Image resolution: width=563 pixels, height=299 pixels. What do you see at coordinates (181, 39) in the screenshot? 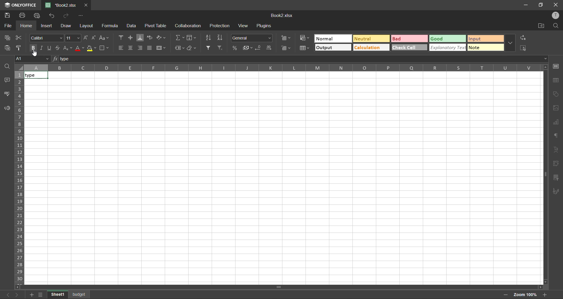
I see `summation` at bounding box center [181, 39].